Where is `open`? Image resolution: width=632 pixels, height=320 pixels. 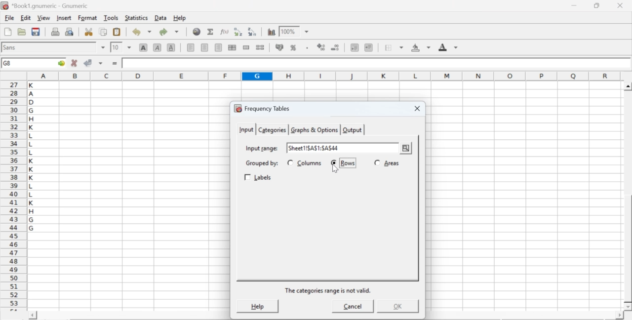 open is located at coordinates (21, 32).